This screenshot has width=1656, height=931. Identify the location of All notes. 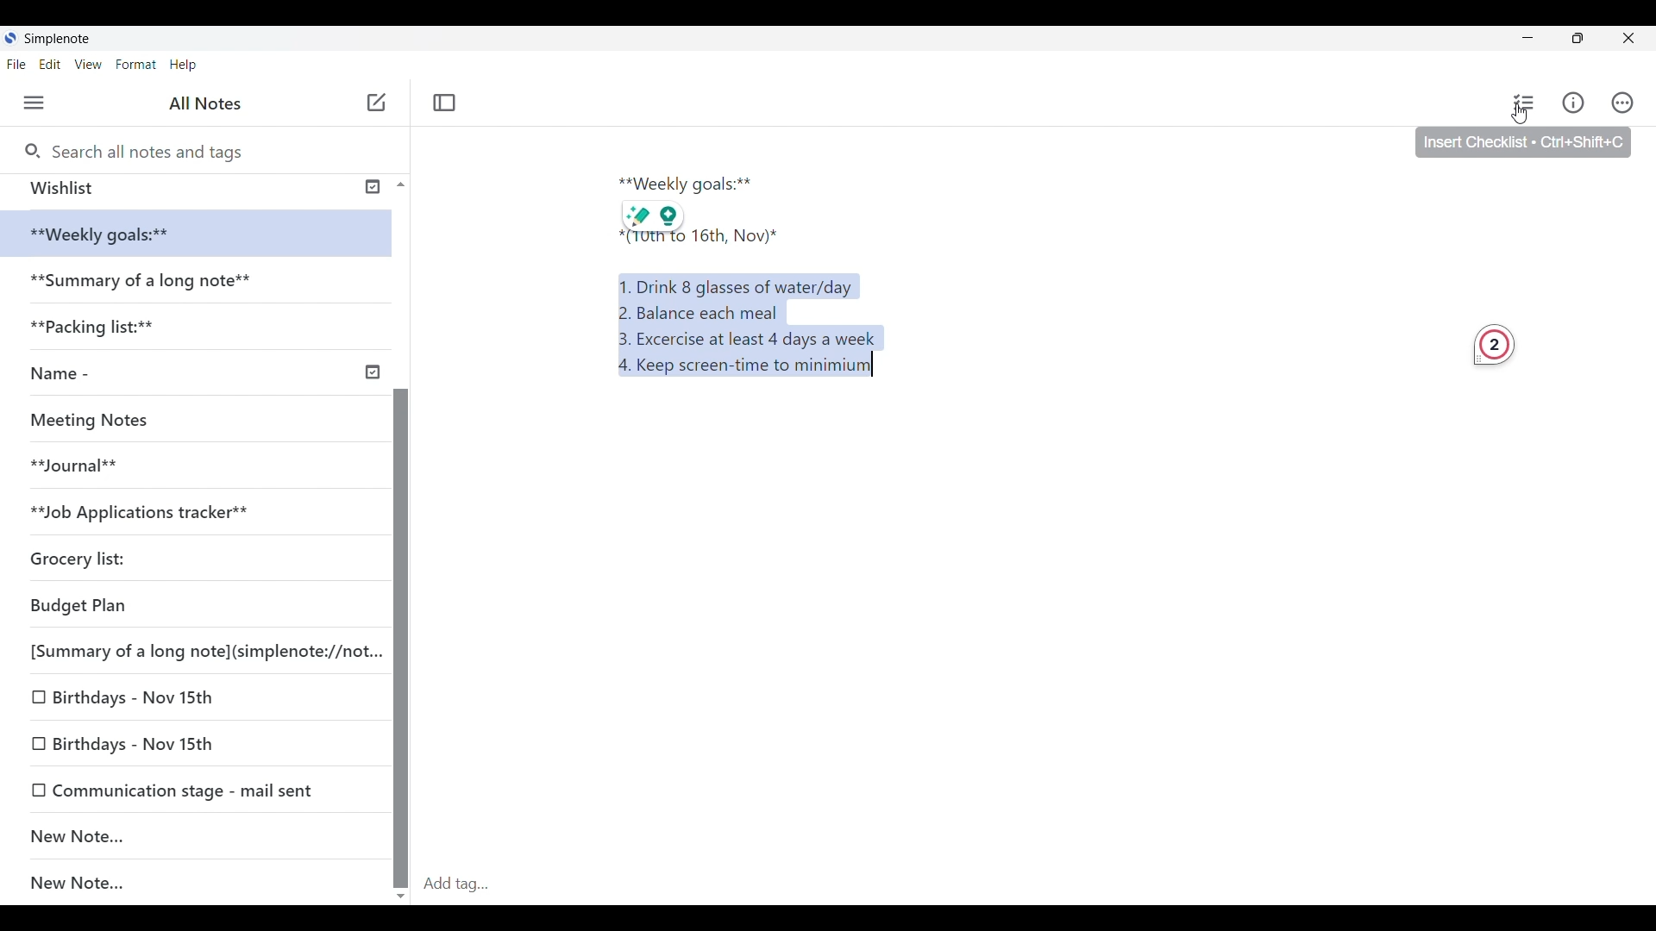
(210, 103).